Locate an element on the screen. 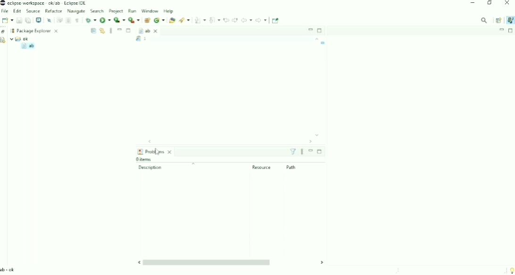 Image resolution: width=515 pixels, height=275 pixels. ok is located at coordinates (20, 39).